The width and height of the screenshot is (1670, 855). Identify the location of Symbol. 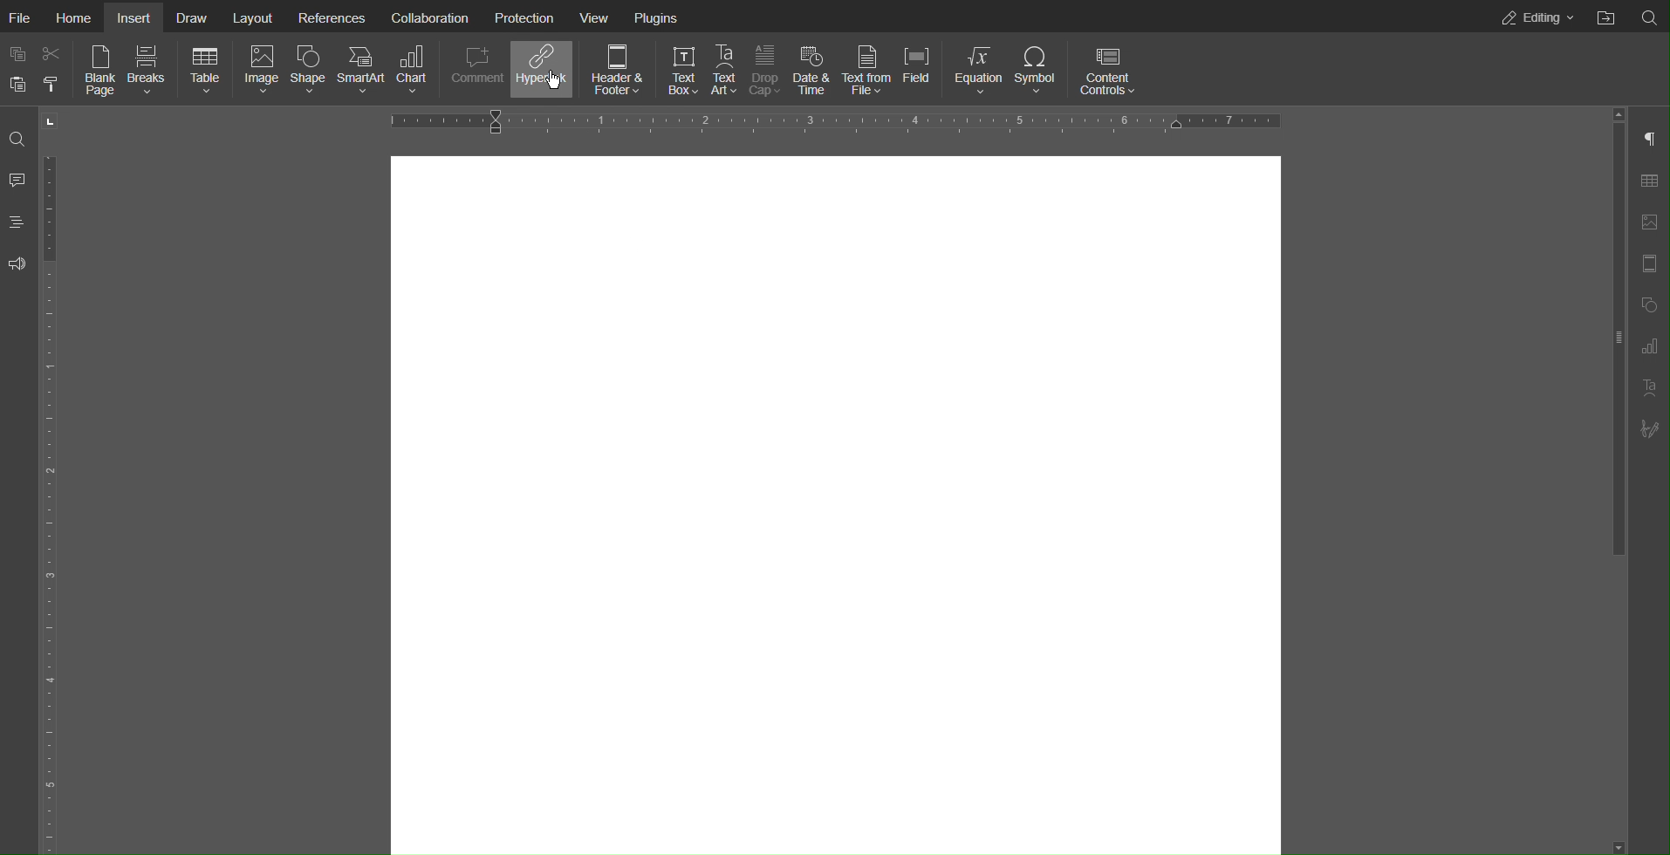
(1038, 70).